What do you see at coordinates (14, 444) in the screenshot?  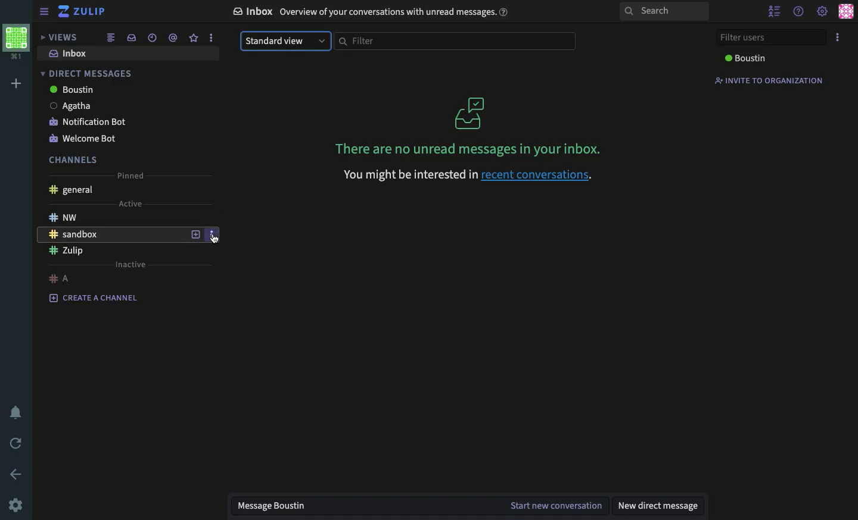 I see `refresh` at bounding box center [14, 444].